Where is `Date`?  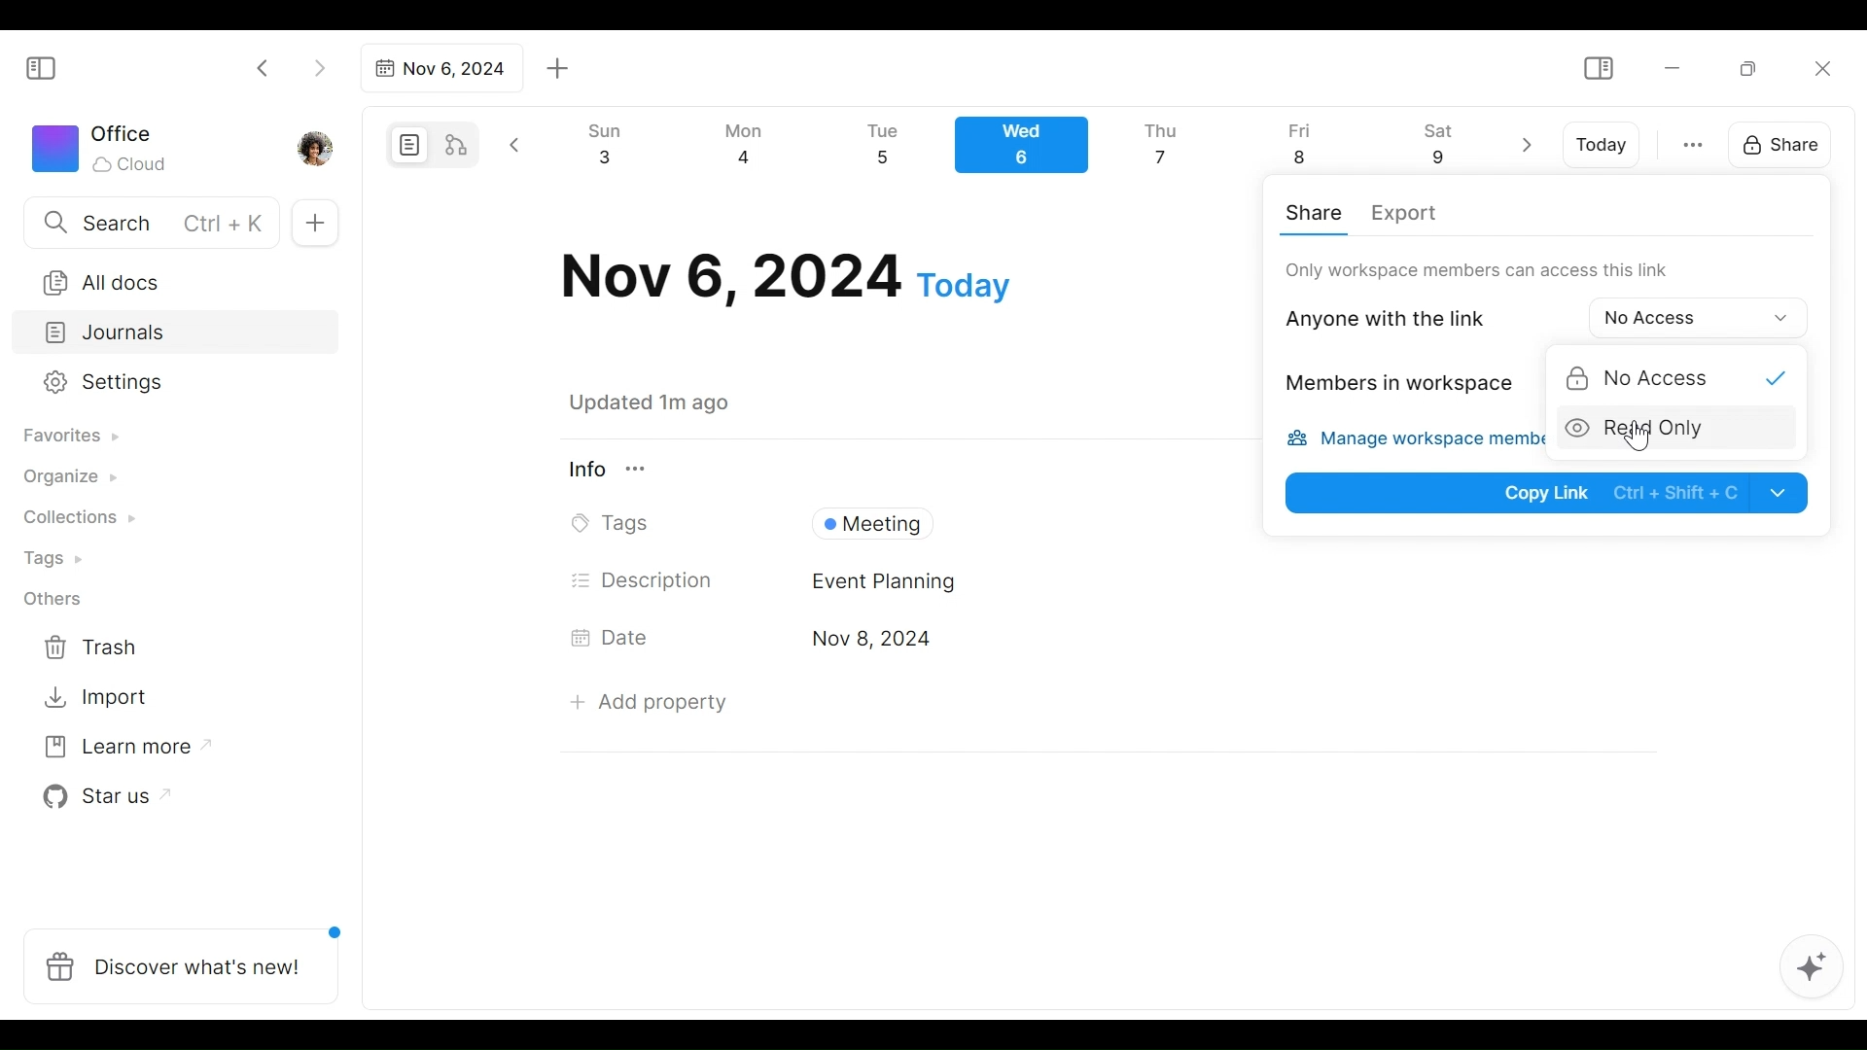 Date is located at coordinates (786, 277).